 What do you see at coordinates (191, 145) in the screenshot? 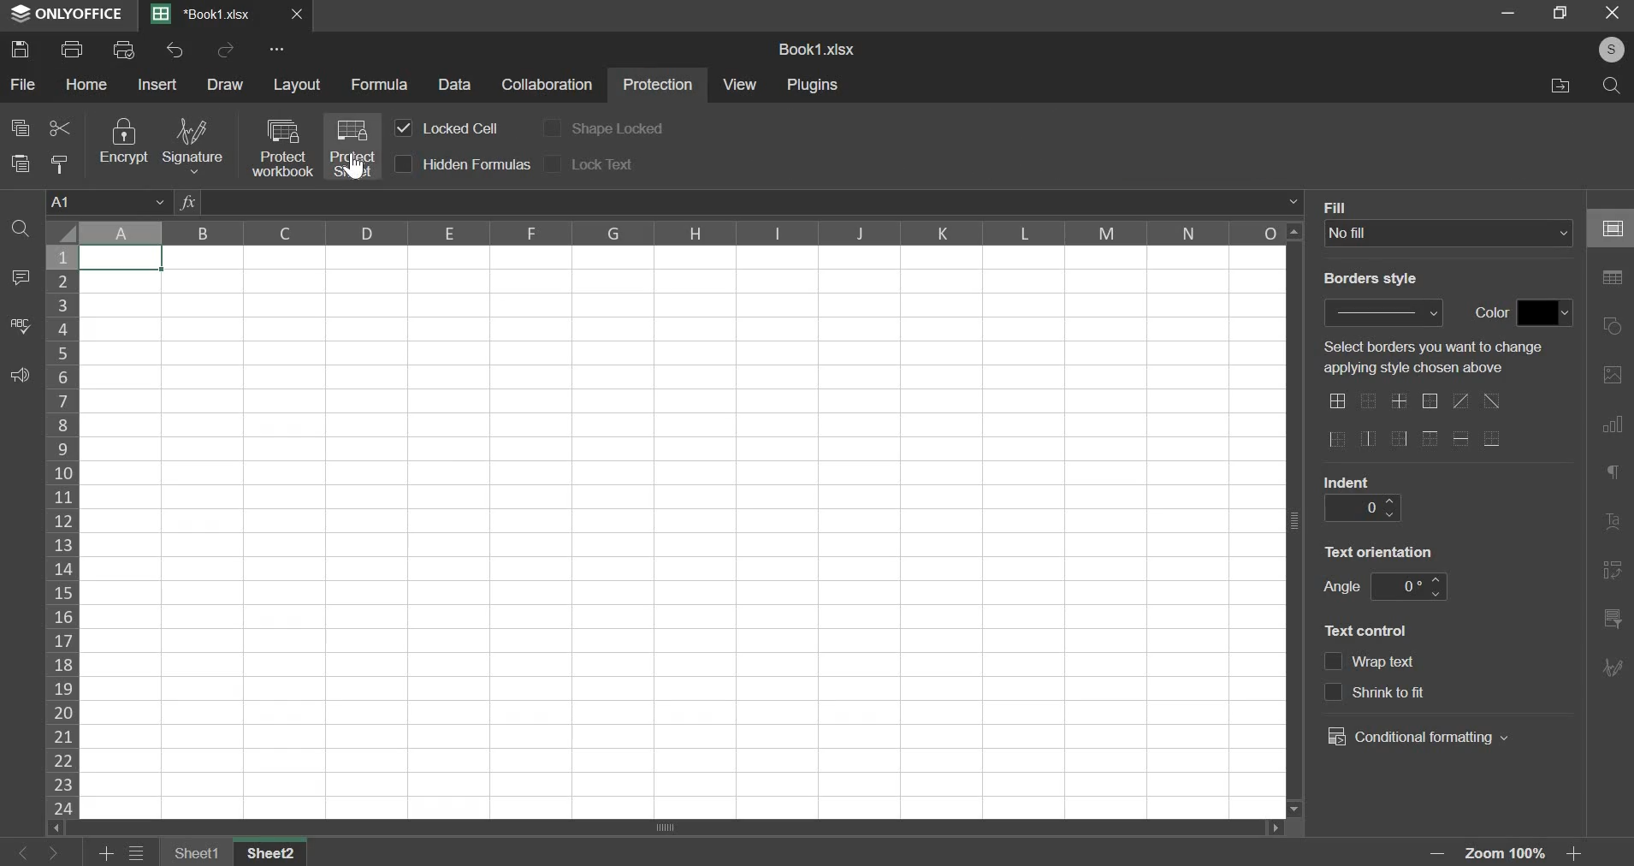
I see `signature` at bounding box center [191, 145].